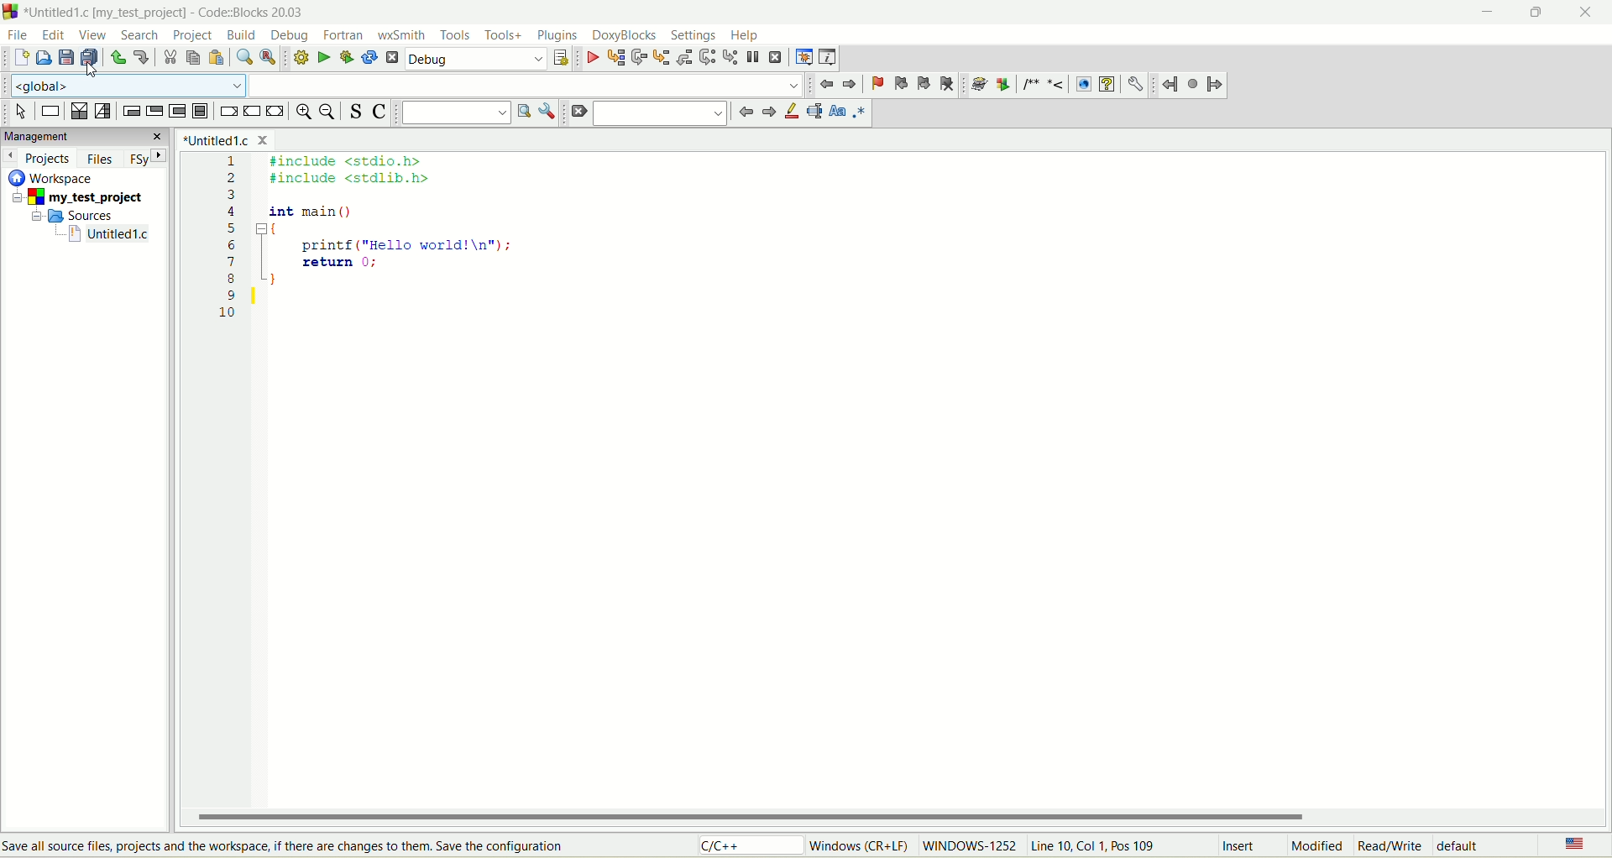 The image size is (1612, 858). Describe the element at coordinates (79, 112) in the screenshot. I see `decision` at that location.